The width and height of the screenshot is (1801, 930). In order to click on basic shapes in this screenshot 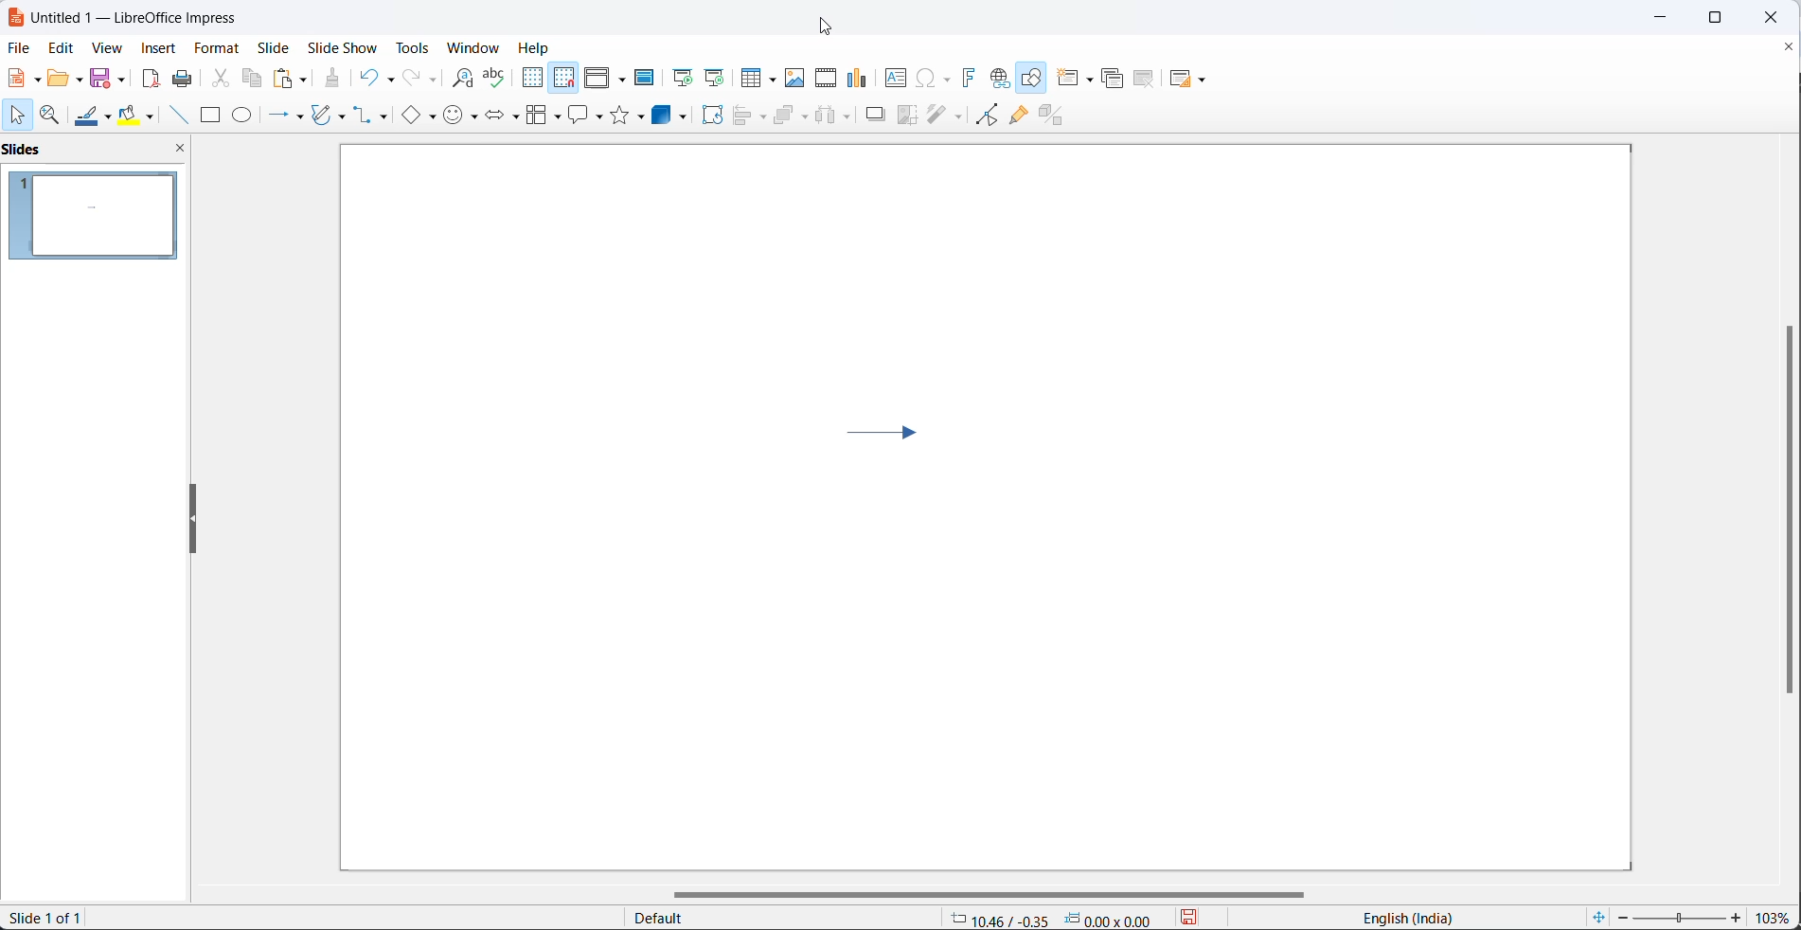, I will do `click(417, 116)`.